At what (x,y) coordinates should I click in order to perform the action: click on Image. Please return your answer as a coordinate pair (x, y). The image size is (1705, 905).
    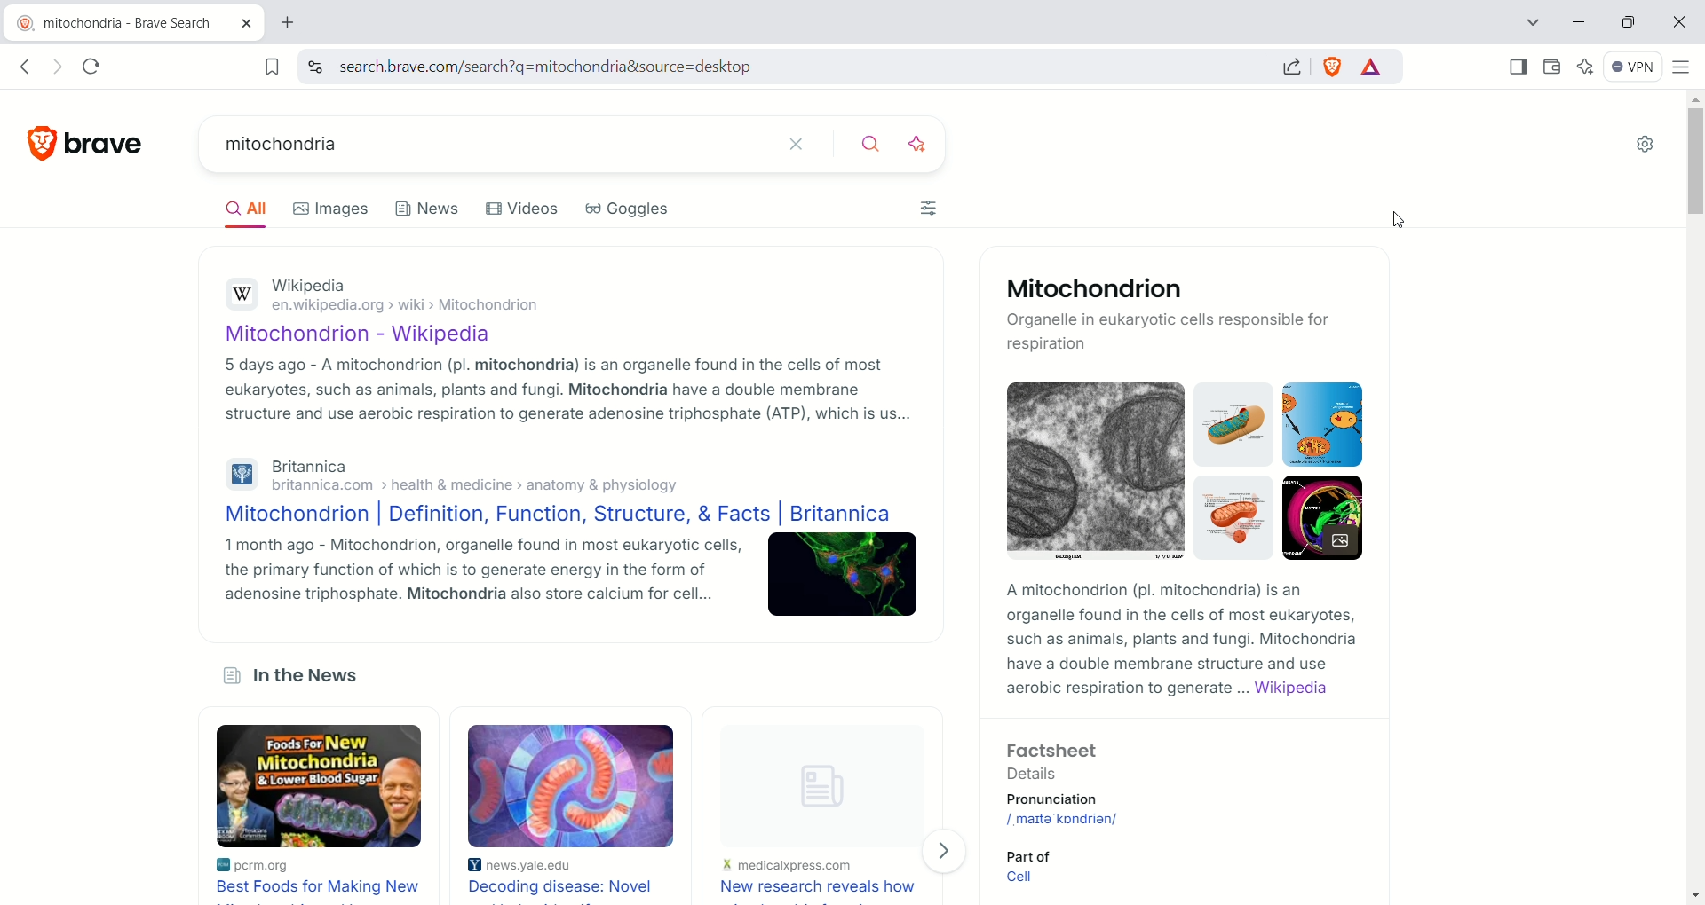
    Looking at the image, I should click on (841, 574).